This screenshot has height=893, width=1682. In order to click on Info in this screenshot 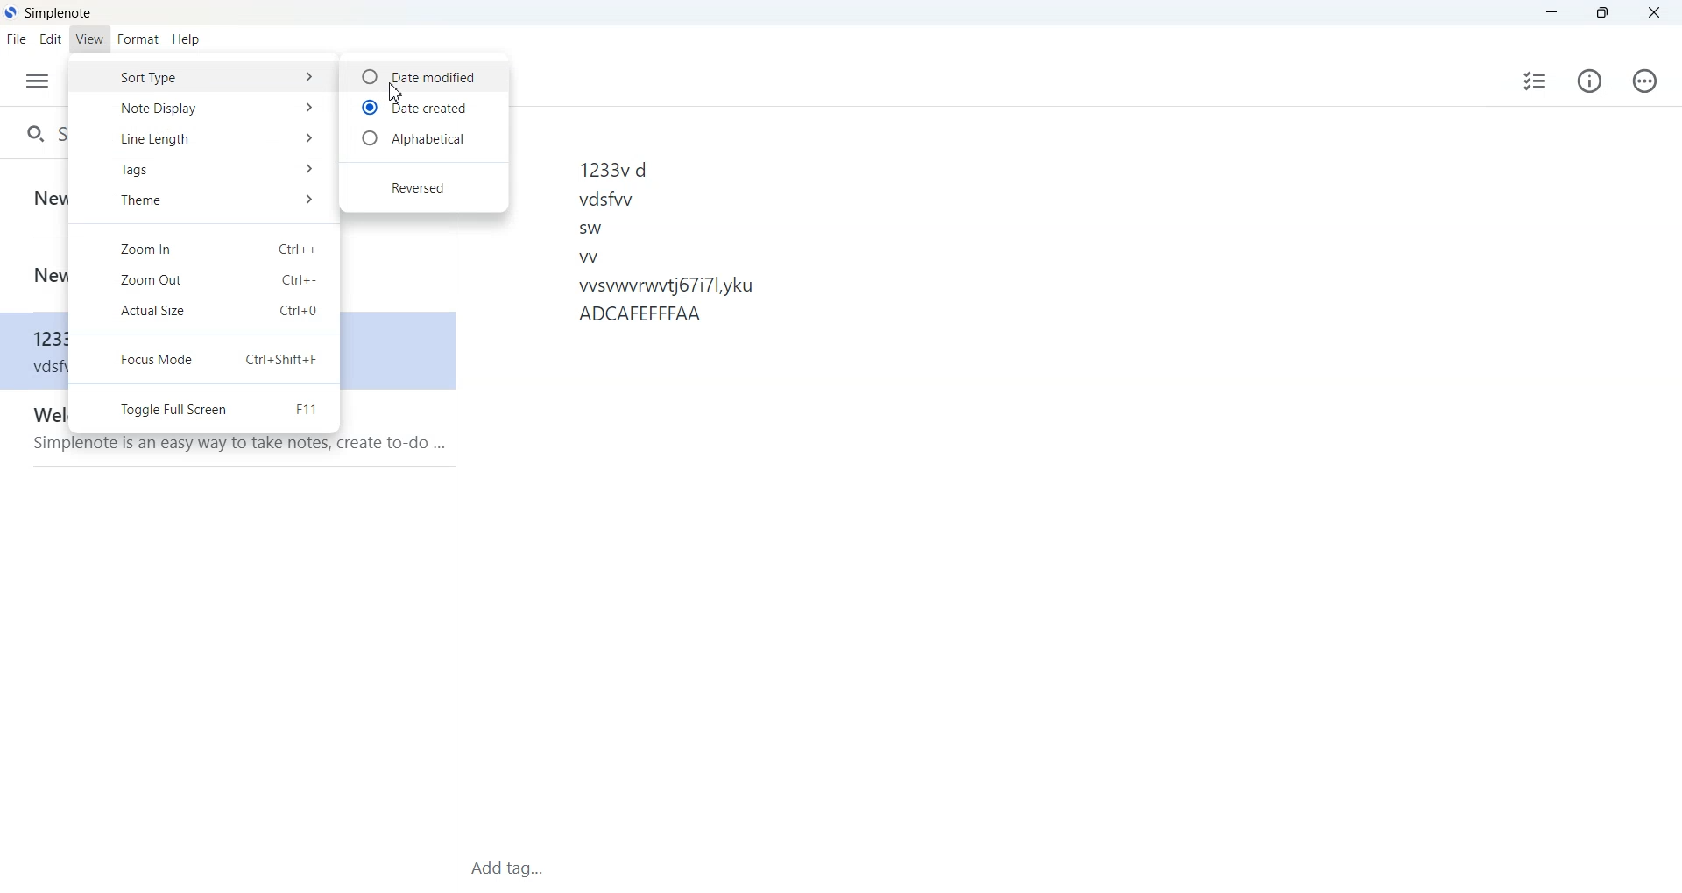, I will do `click(1589, 80)`.